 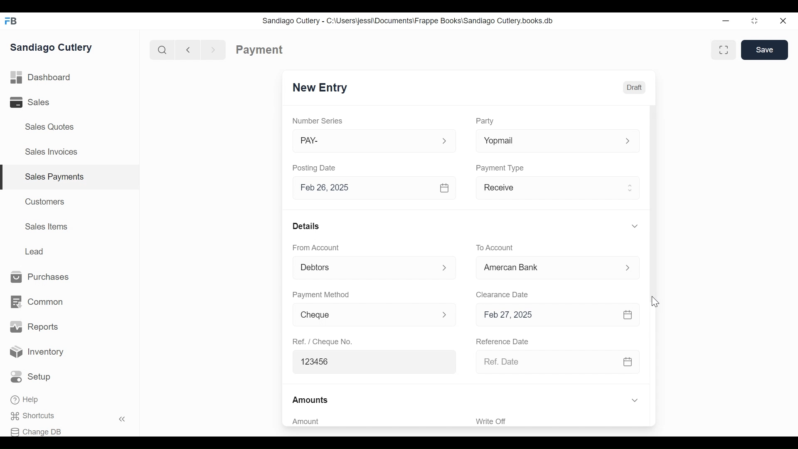 I want to click on Sales Quotes, so click(x=49, y=127).